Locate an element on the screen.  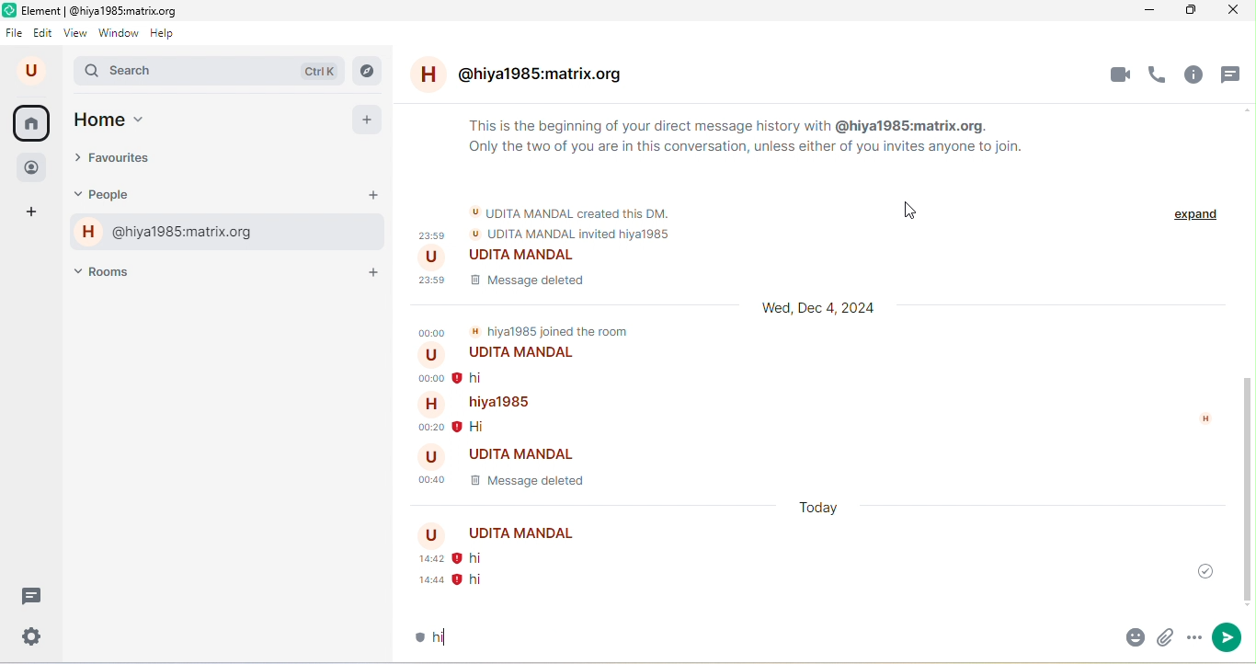
hiya1985 joined the room is located at coordinates (552, 328).